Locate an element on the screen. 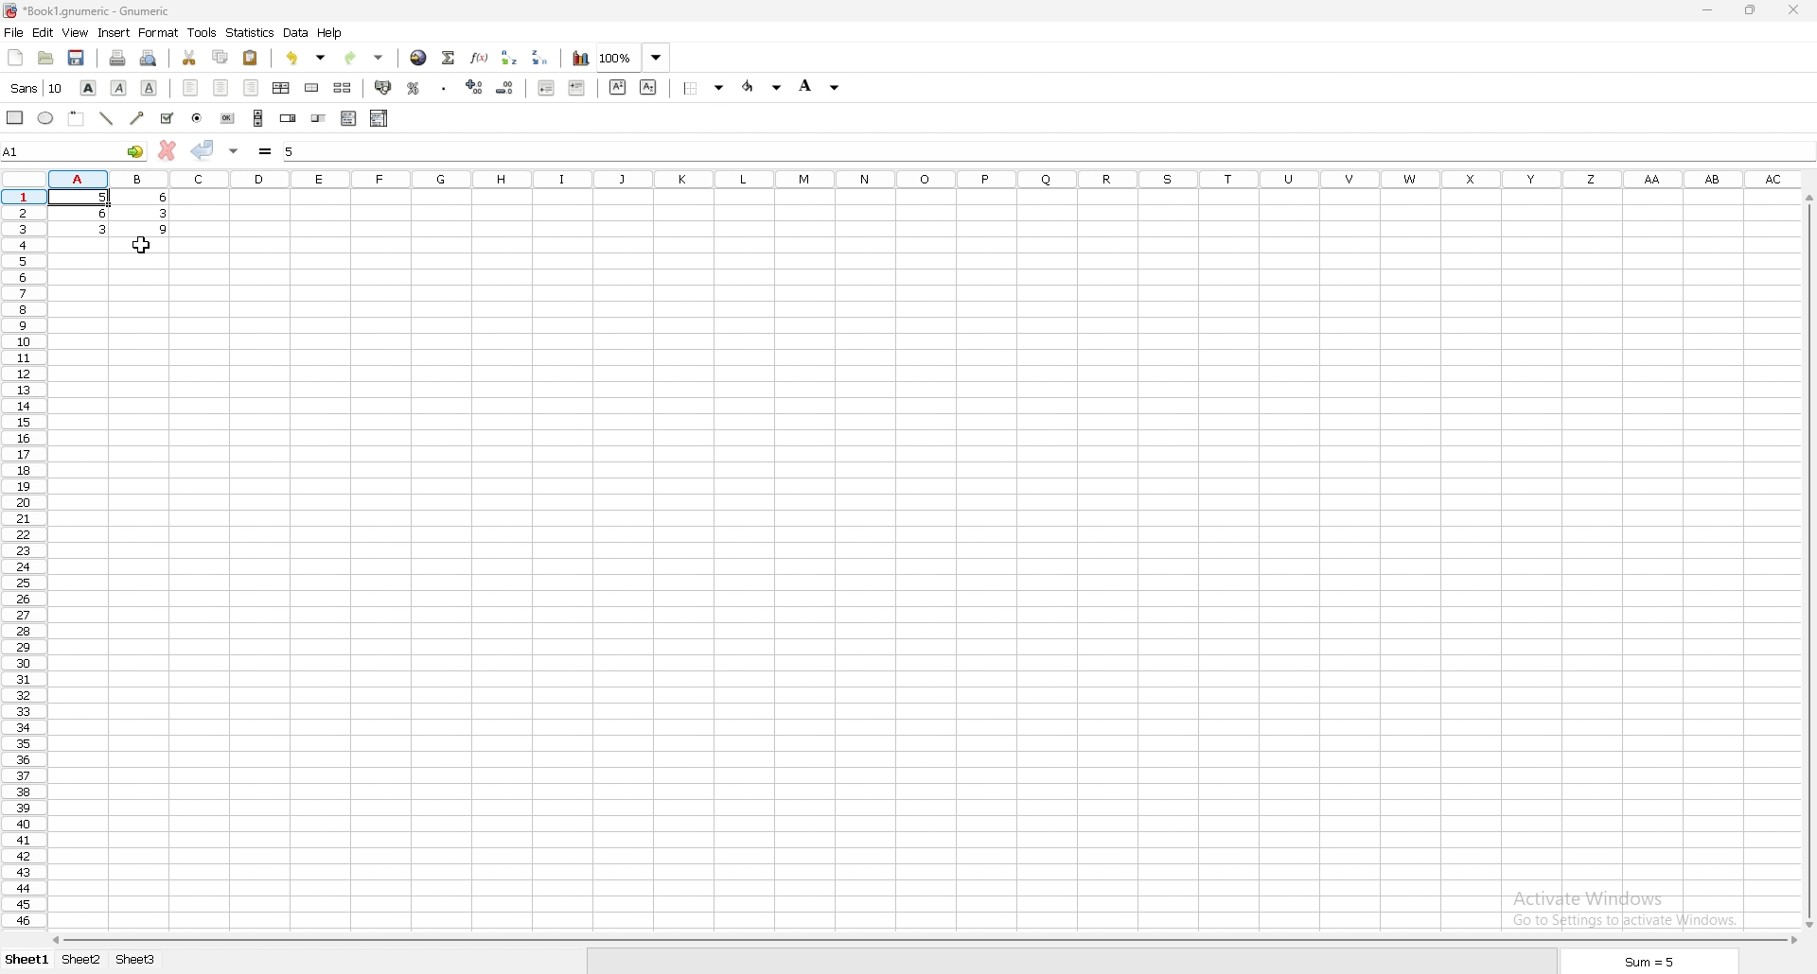 The height and width of the screenshot is (974, 1817). increase indent is located at coordinates (577, 88).